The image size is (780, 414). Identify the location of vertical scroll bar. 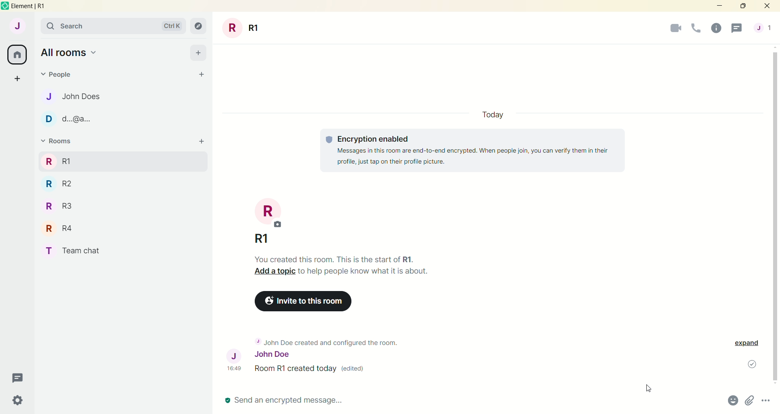
(775, 215).